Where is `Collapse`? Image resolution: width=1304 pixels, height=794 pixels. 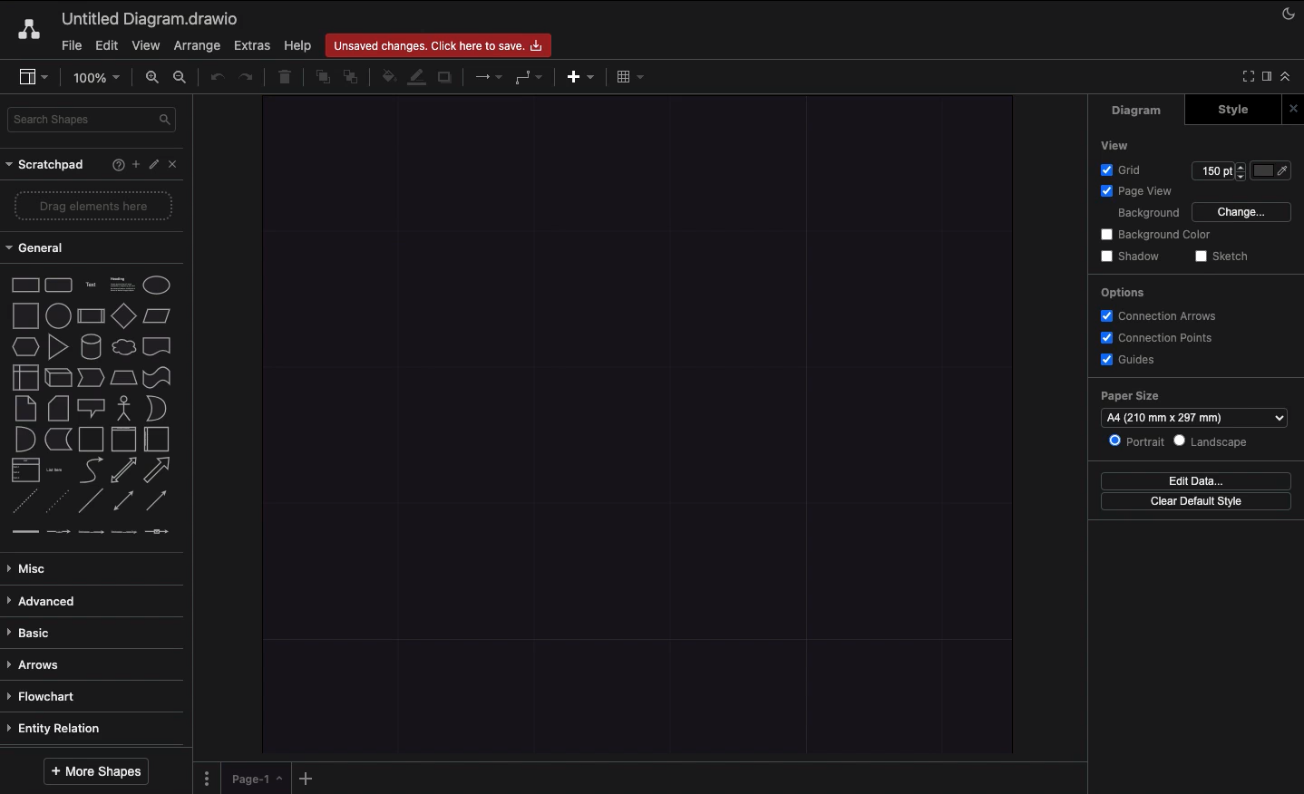
Collapse is located at coordinates (1288, 77).